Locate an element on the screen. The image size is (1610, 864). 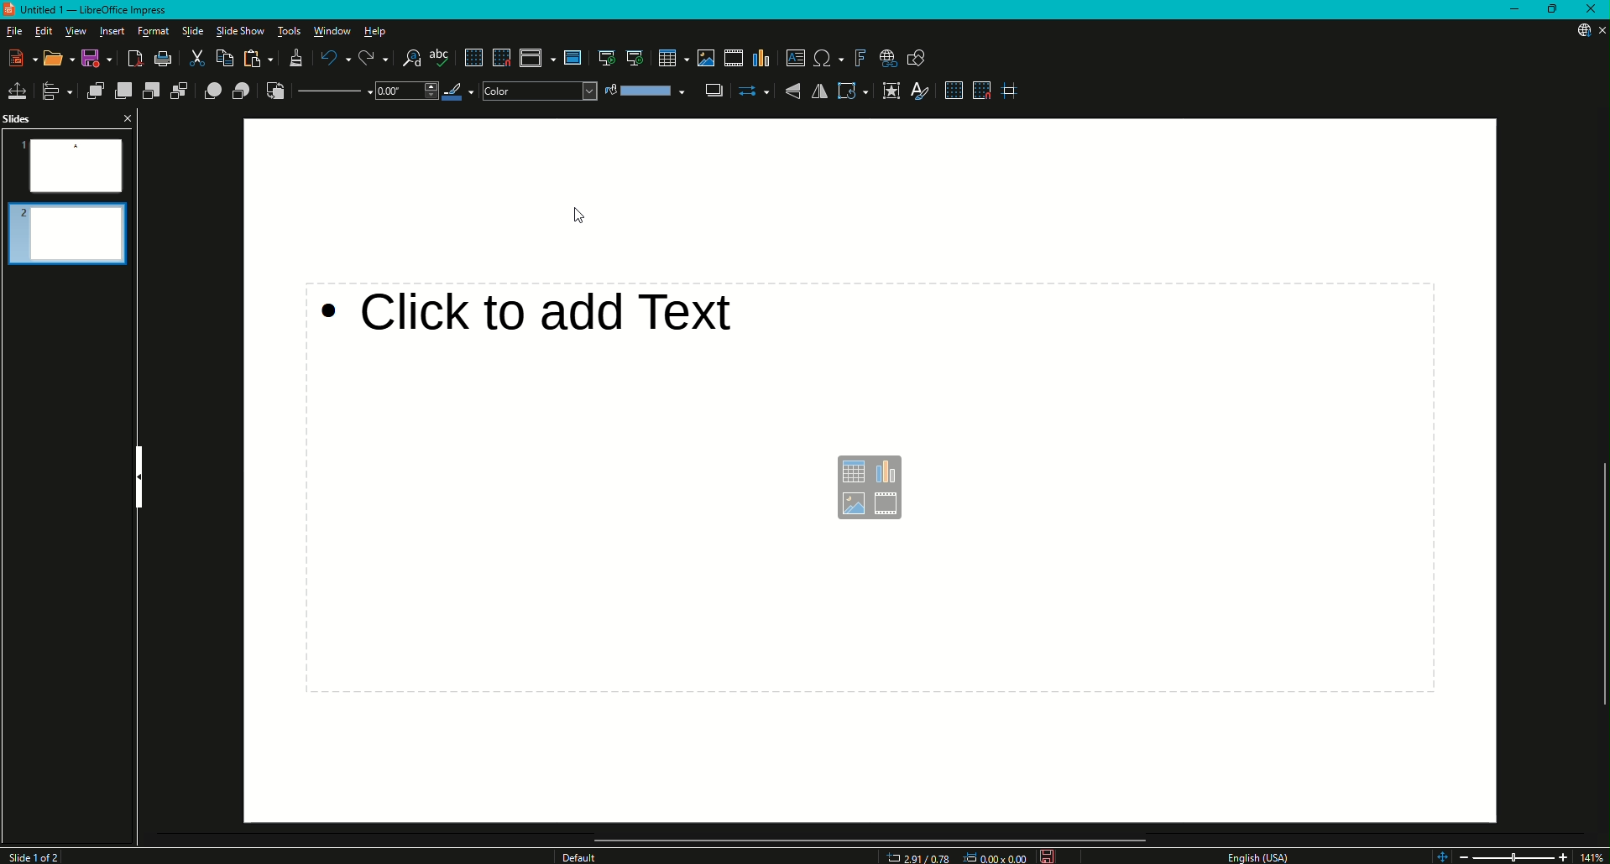
Interaction is located at coordinates (891, 91).